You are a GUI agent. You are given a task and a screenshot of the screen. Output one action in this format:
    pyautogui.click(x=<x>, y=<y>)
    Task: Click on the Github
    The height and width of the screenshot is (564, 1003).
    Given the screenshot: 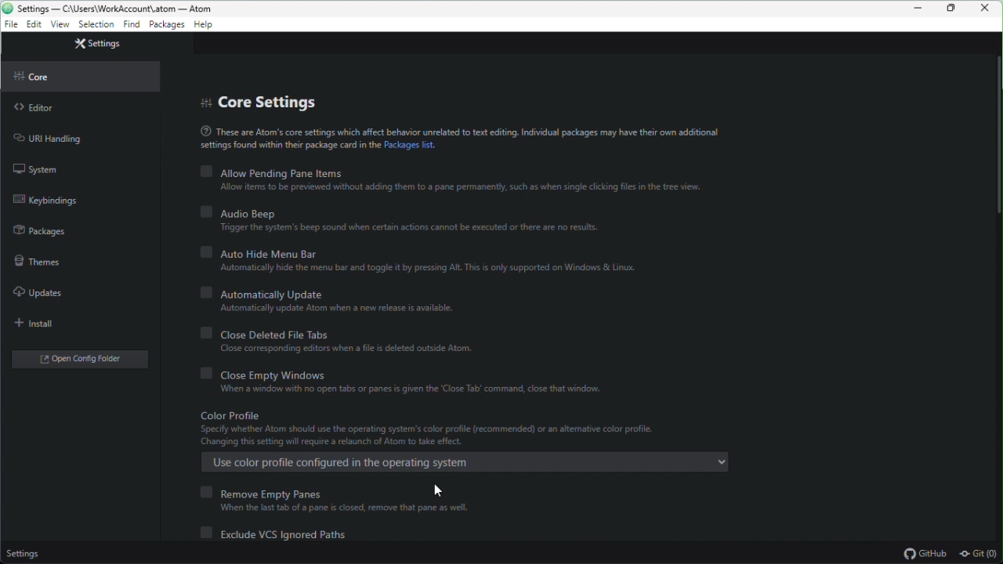 What is the action you would take?
    pyautogui.click(x=924, y=554)
    